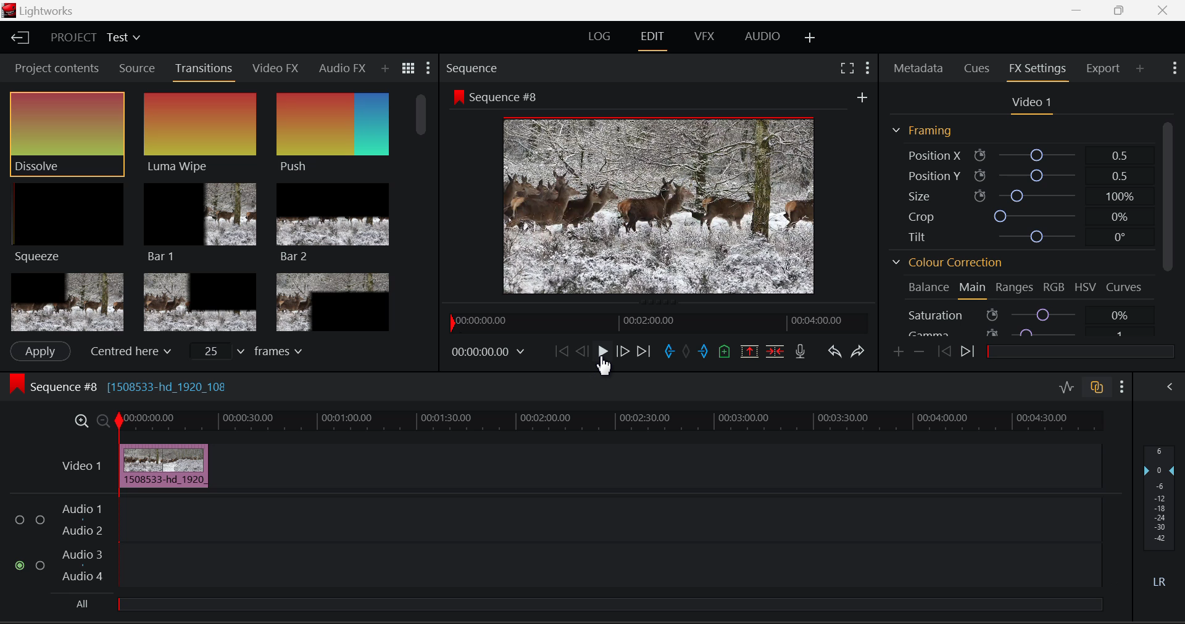  I want to click on Timeline Zoom Out, so click(101, 419).